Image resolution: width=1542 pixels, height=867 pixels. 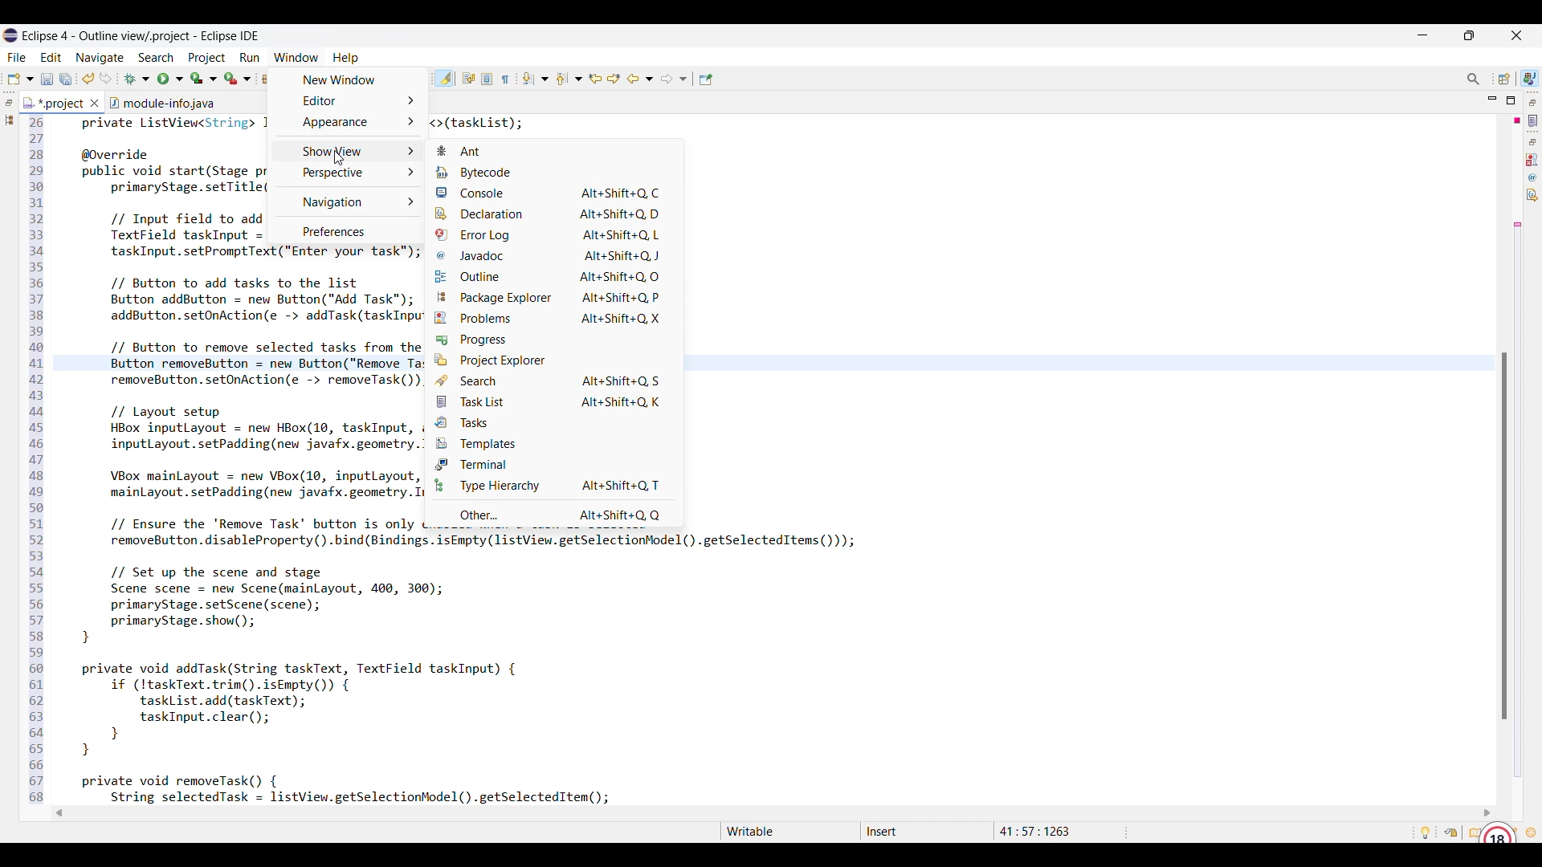 What do you see at coordinates (552, 340) in the screenshot?
I see `Progress` at bounding box center [552, 340].